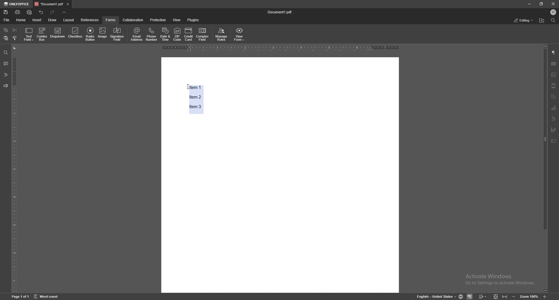 This screenshot has height=300, width=559. I want to click on home, so click(22, 20).